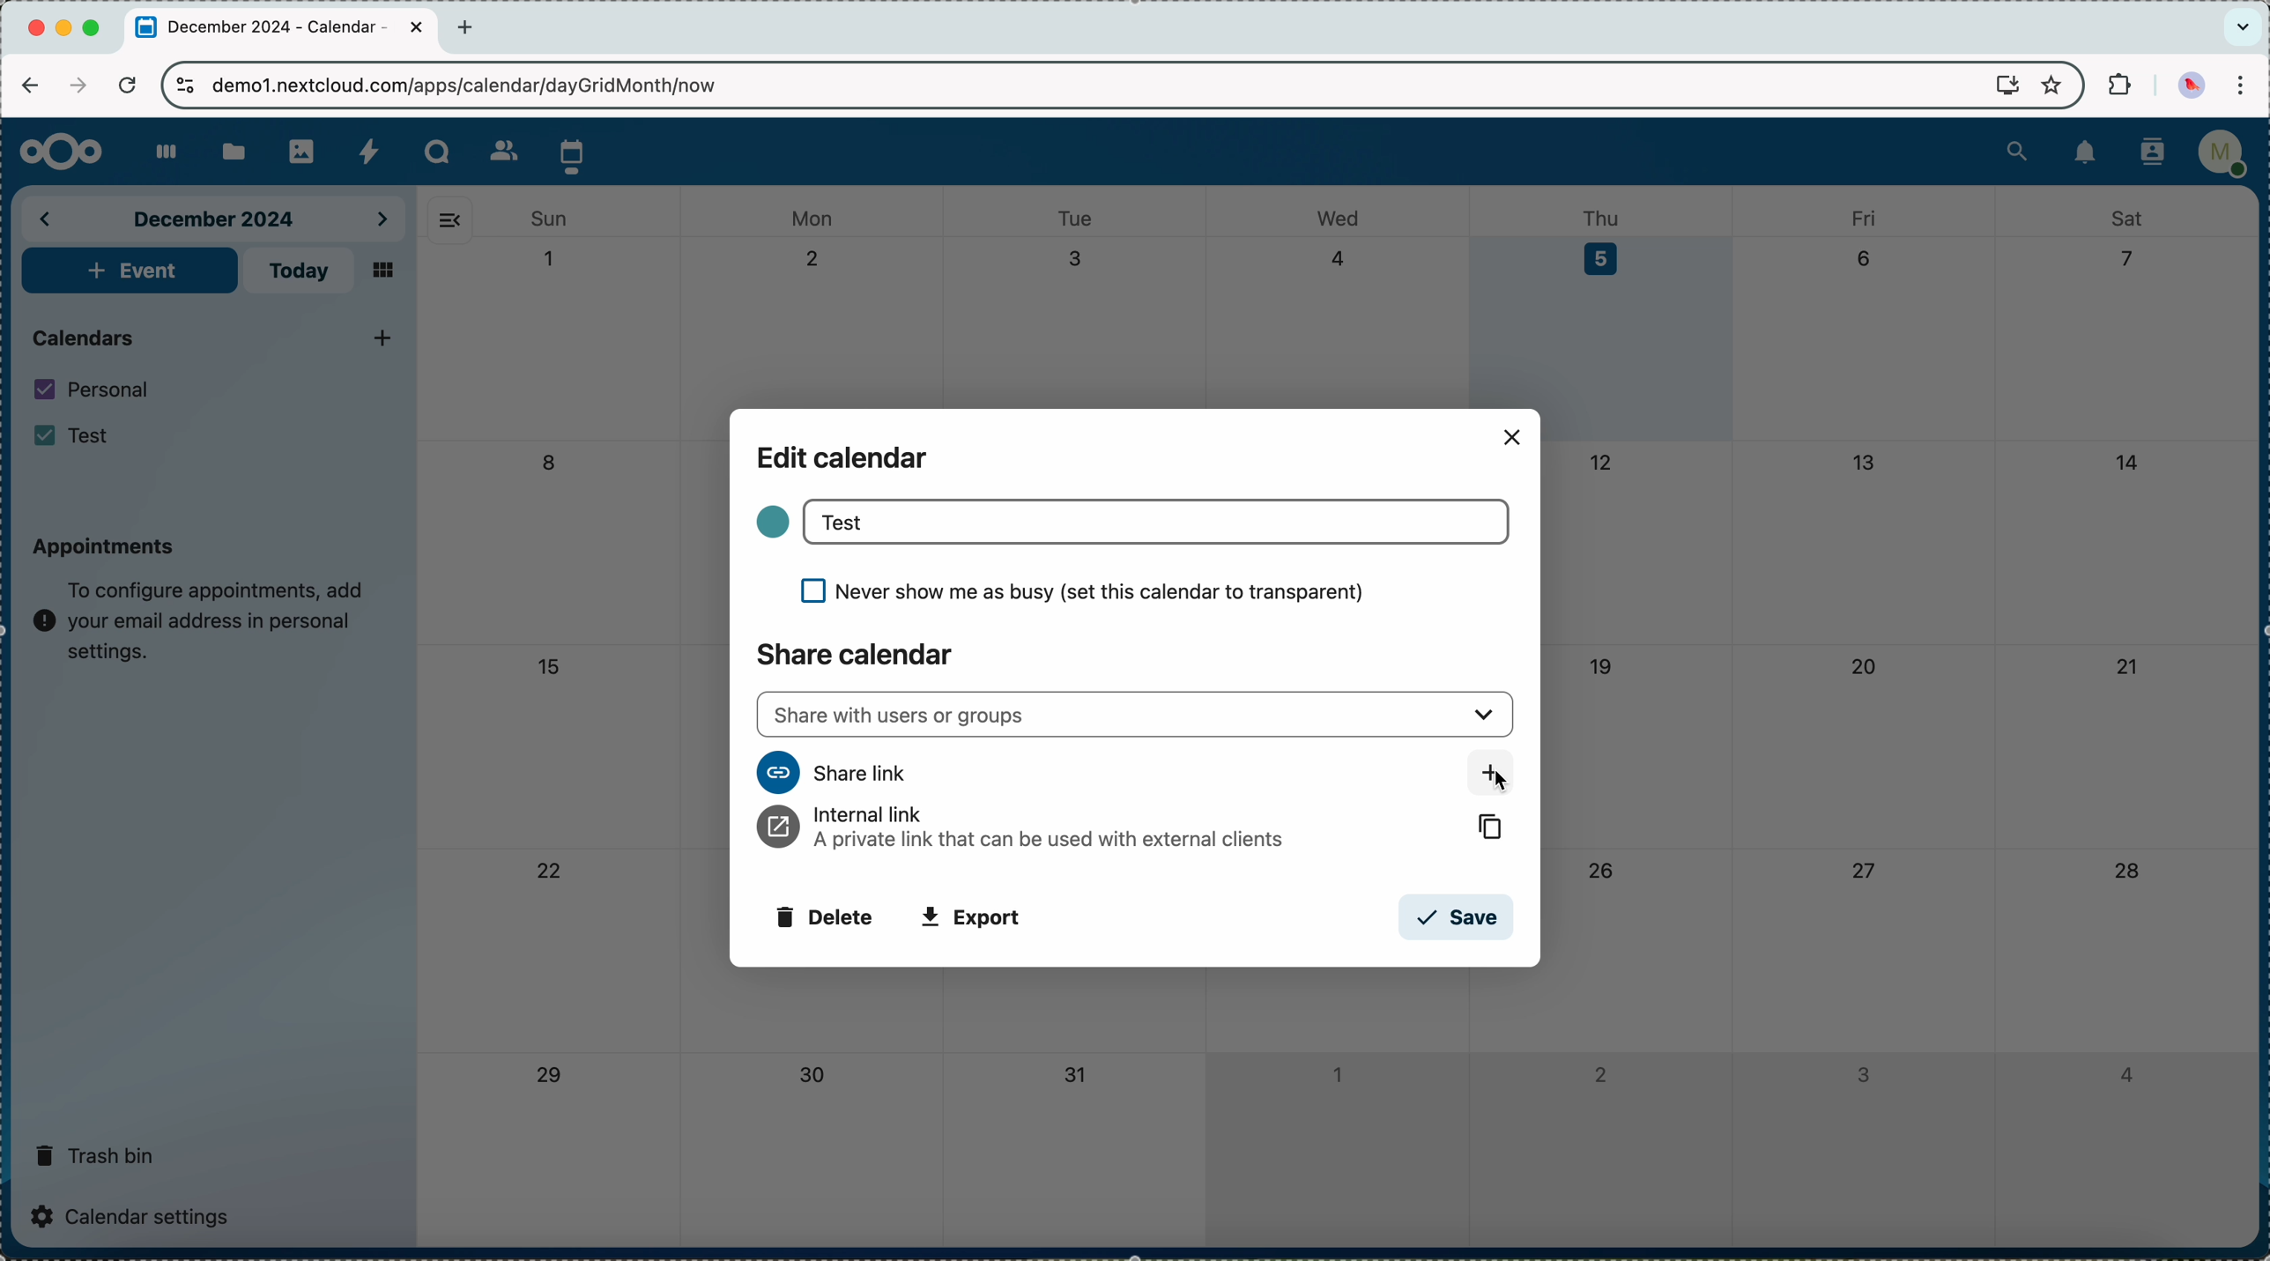  I want to click on notifications, so click(2086, 153).